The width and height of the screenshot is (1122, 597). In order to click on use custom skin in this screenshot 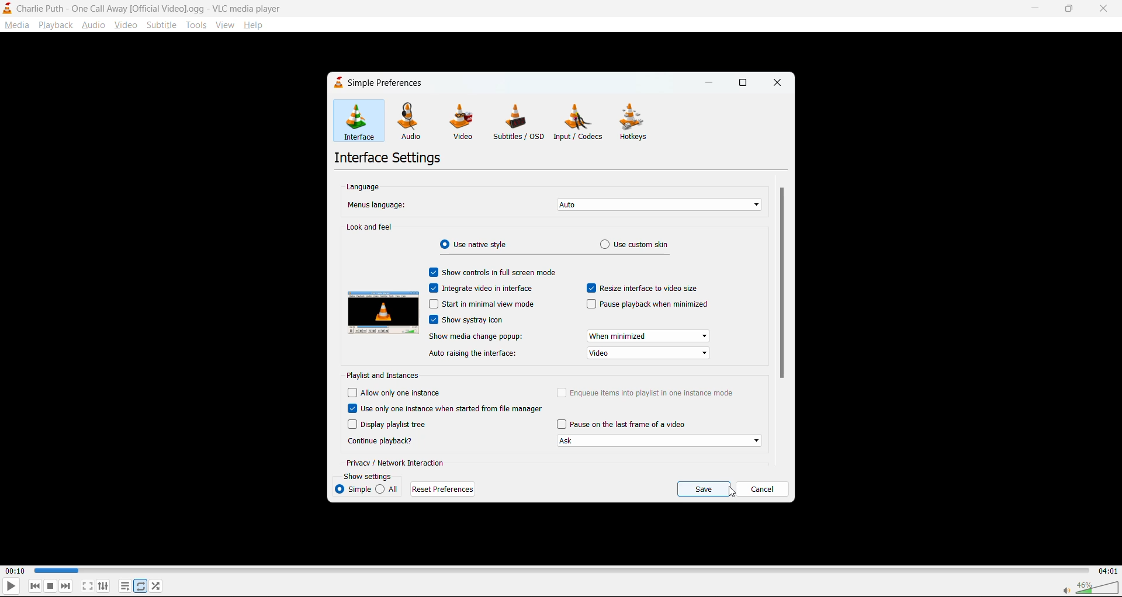, I will do `click(648, 245)`.